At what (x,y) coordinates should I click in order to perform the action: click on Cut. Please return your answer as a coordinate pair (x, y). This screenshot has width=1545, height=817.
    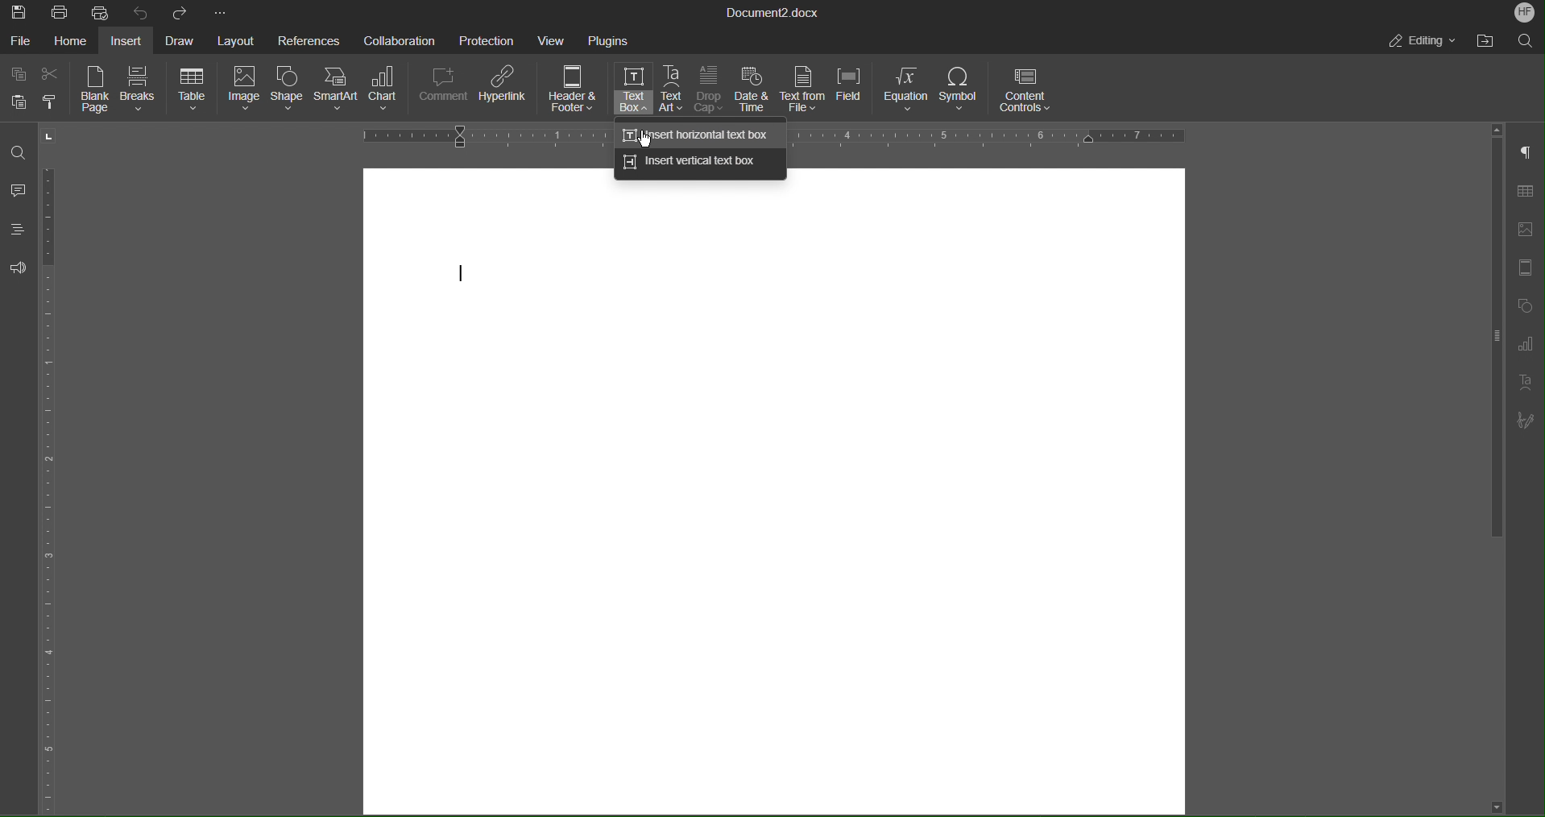
    Looking at the image, I should click on (52, 70).